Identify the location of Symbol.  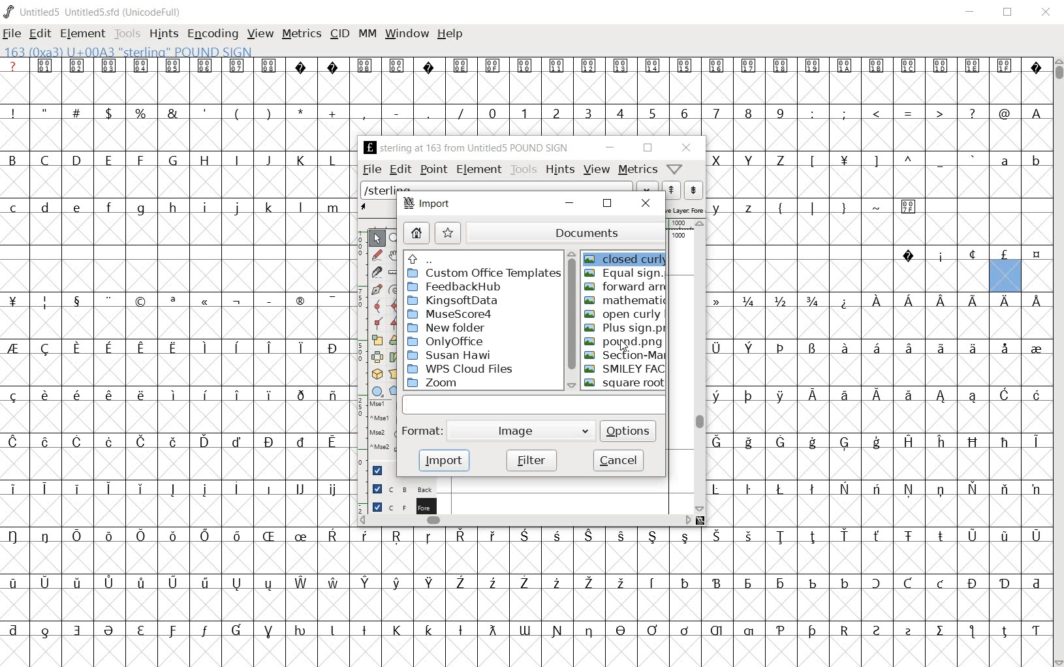
(74, 488).